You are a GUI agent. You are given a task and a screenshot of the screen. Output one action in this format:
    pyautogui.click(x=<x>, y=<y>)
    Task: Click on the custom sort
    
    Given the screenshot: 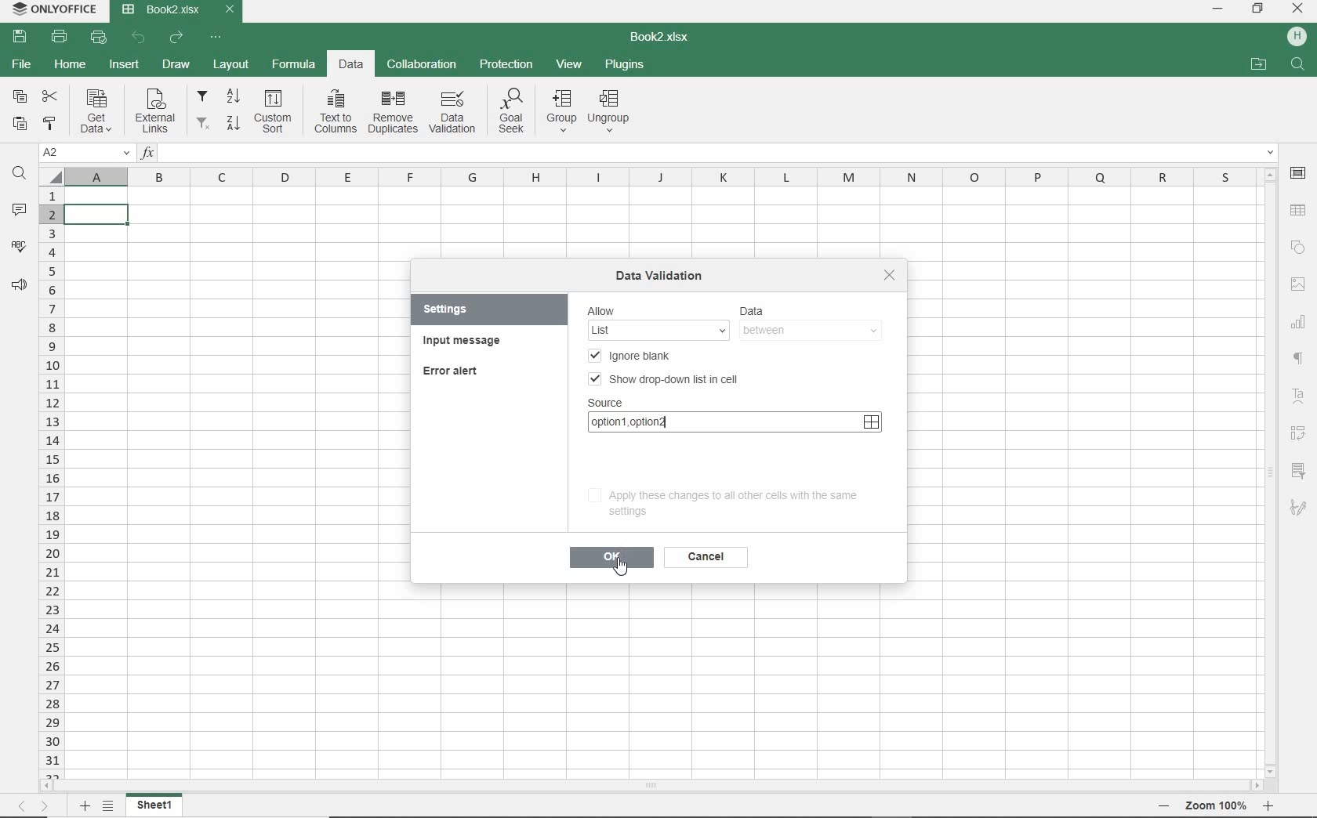 What is the action you would take?
    pyautogui.click(x=275, y=111)
    